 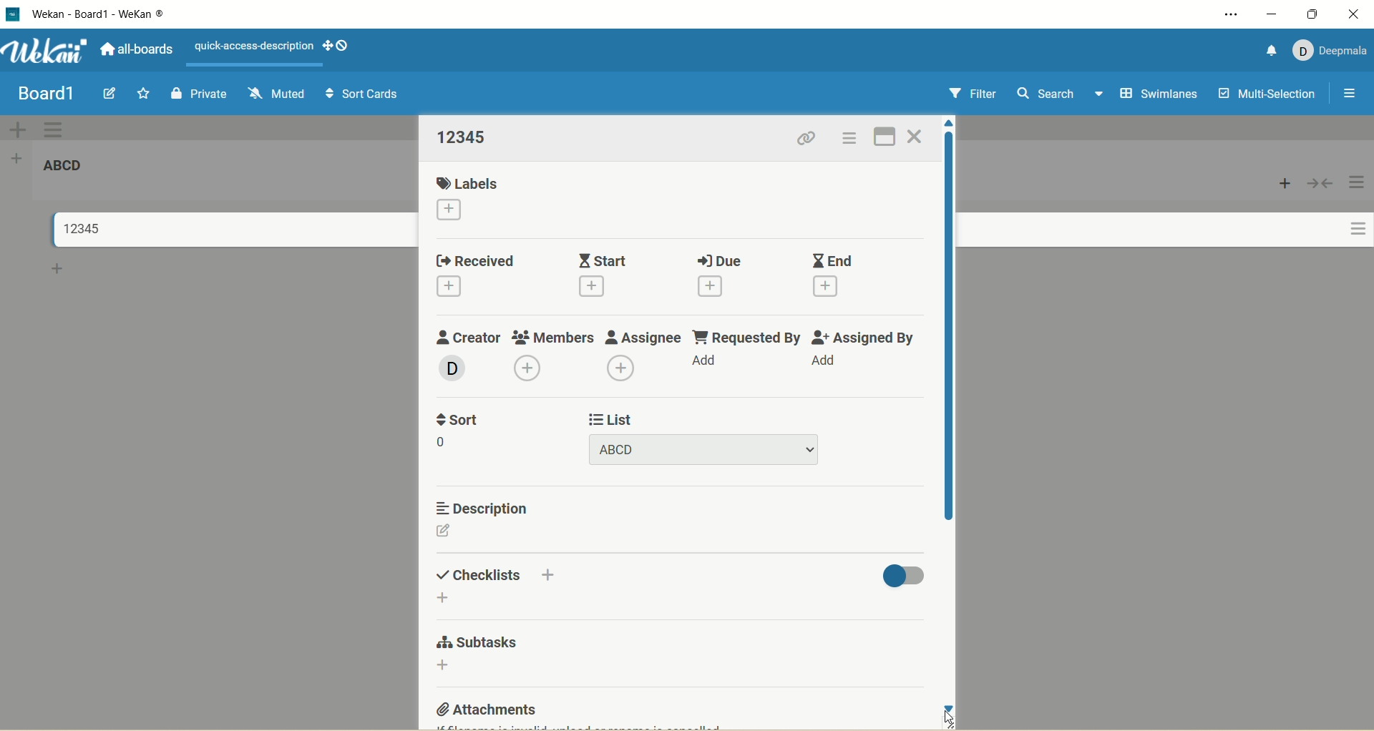 What do you see at coordinates (830, 261) in the screenshot?
I see `end` at bounding box center [830, 261].